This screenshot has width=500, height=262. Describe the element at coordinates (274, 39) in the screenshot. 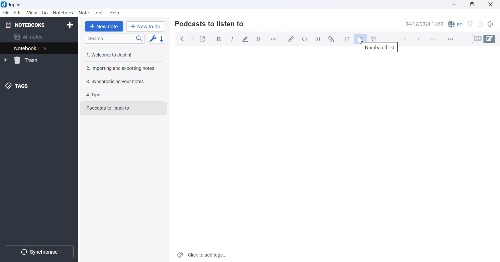

I see `Horizontal` at that location.